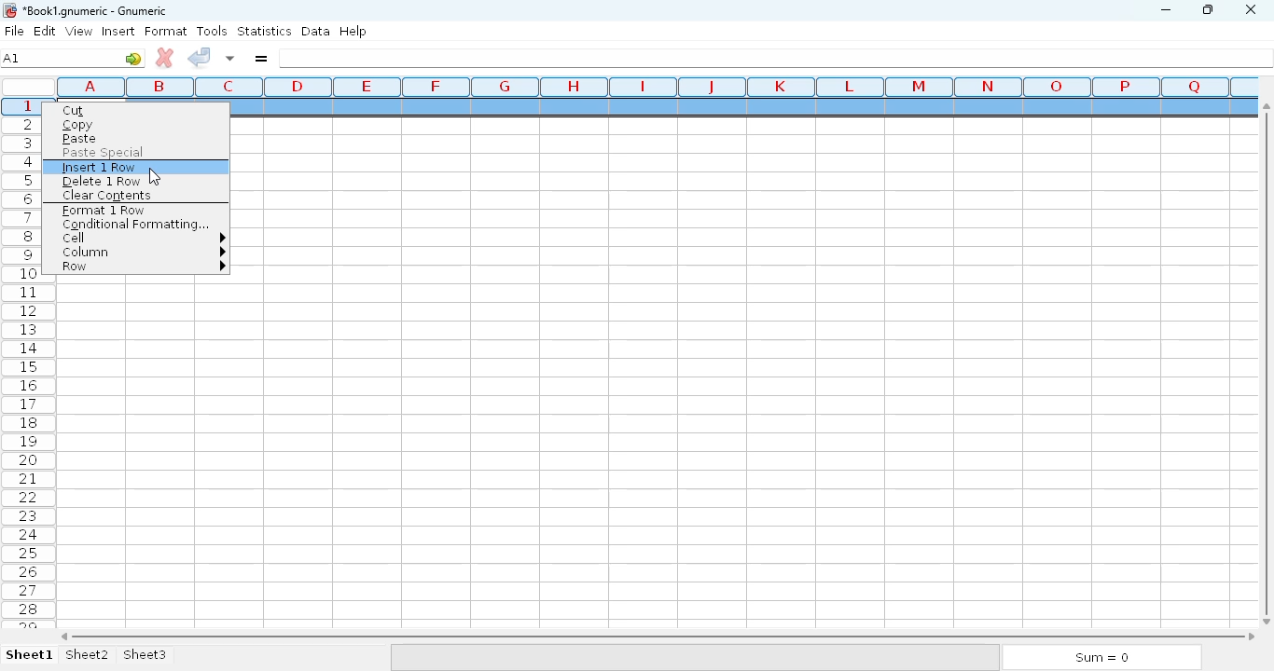  What do you see at coordinates (199, 56) in the screenshot?
I see `accept change` at bounding box center [199, 56].